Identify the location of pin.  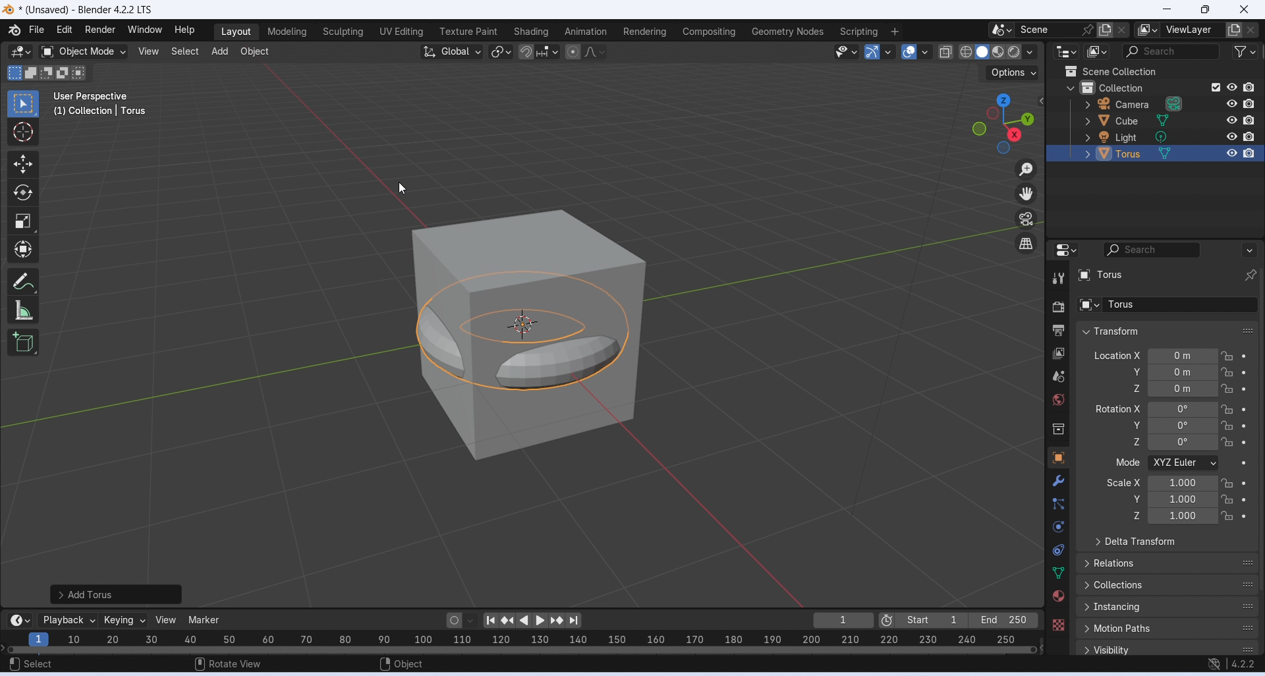
(1086, 30).